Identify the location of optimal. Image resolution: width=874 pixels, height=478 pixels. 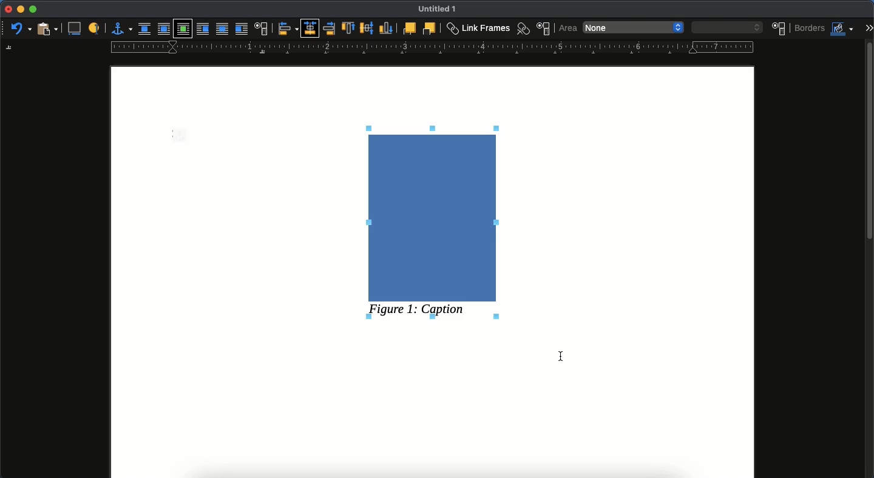
(183, 28).